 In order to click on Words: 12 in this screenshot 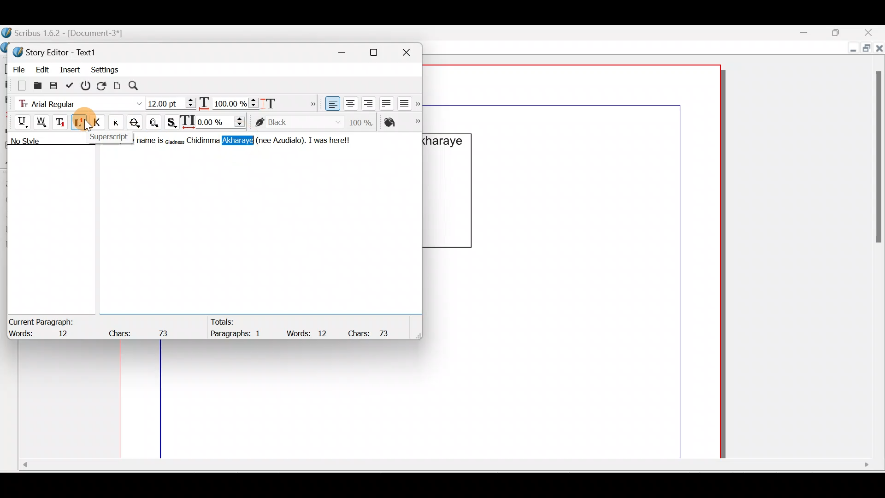, I will do `click(309, 333)`.